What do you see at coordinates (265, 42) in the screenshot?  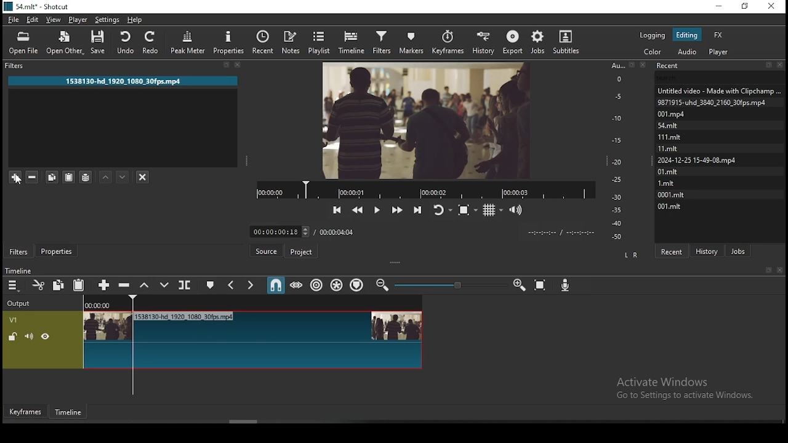 I see `recent` at bounding box center [265, 42].